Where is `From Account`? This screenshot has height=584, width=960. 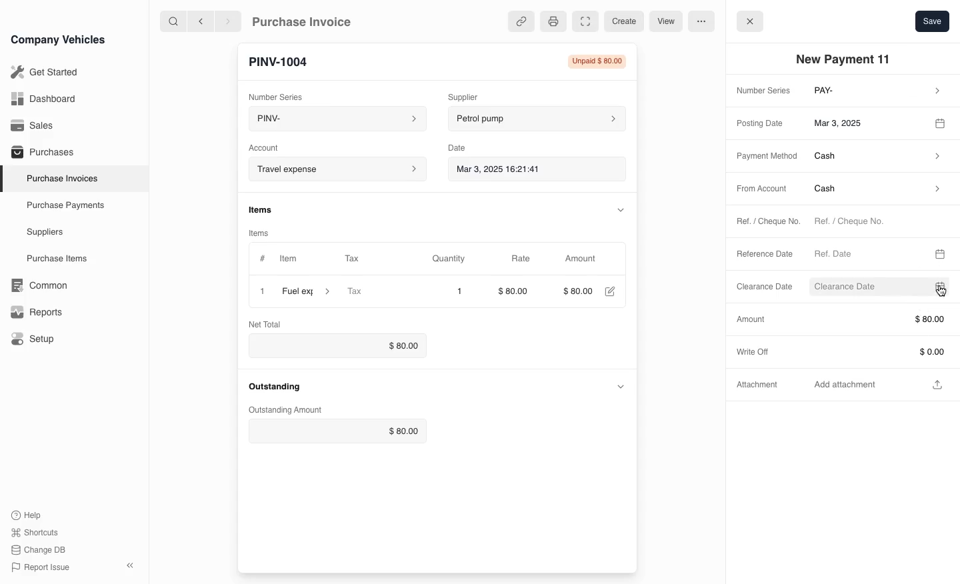 From Account is located at coordinates (757, 189).